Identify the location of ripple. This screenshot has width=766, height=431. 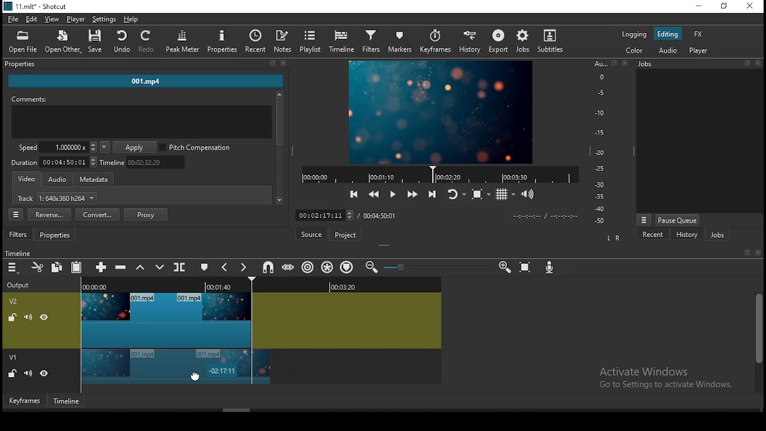
(308, 267).